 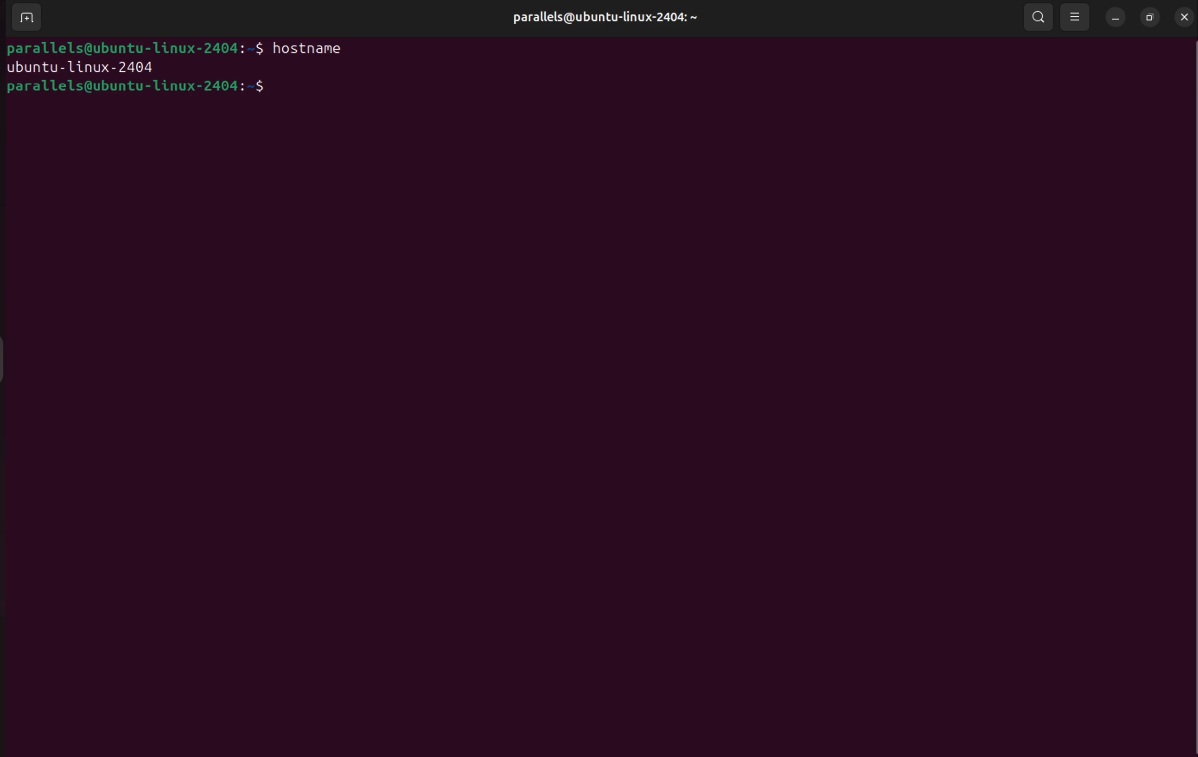 I want to click on add terminals, so click(x=26, y=16).